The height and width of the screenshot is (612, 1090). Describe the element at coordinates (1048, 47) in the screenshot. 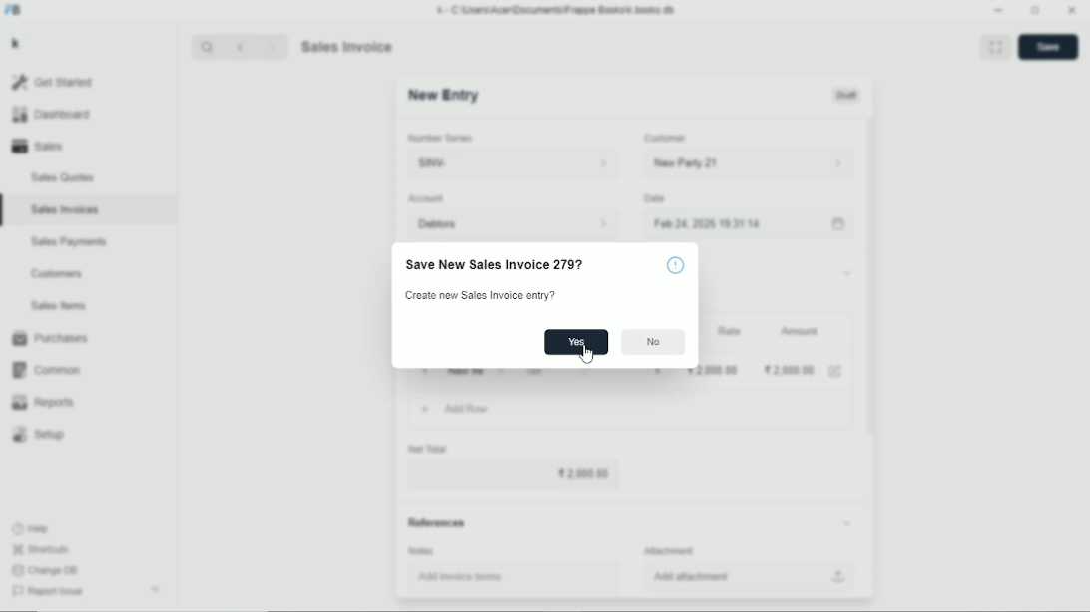

I see `Save` at that location.